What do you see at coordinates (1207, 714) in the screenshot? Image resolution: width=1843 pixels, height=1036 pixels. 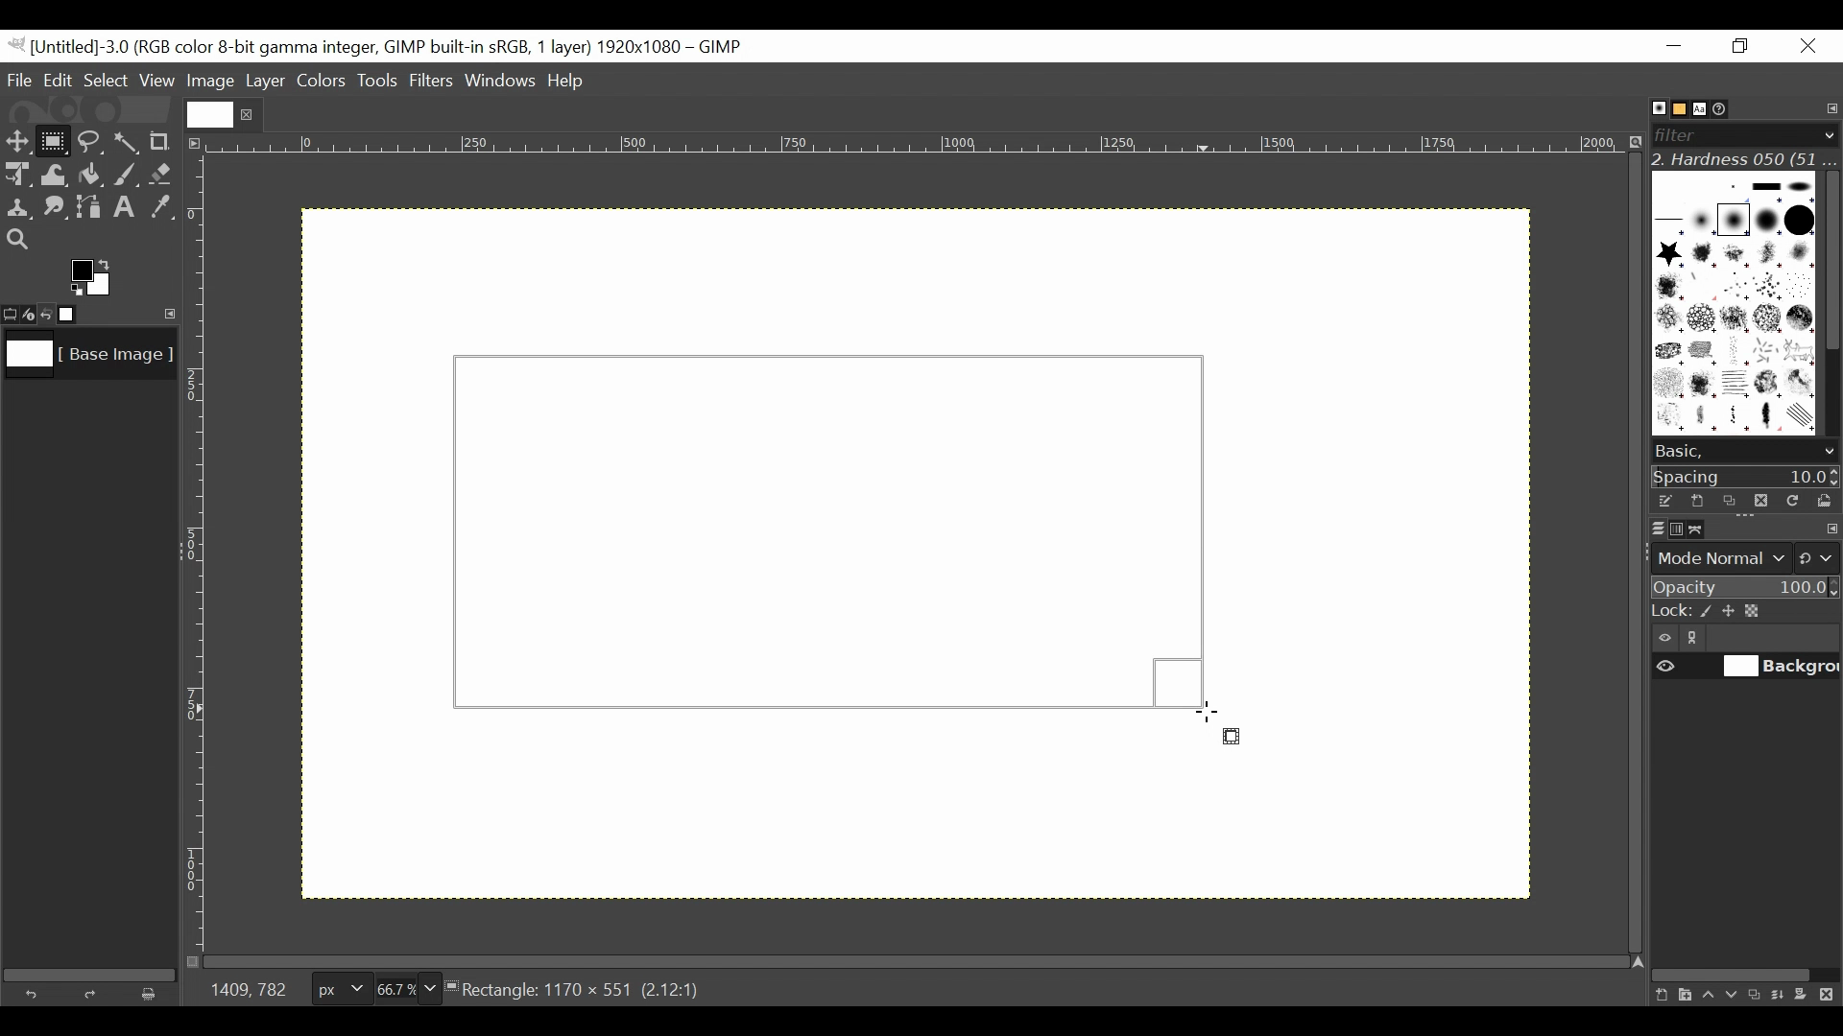 I see `Cursor` at bounding box center [1207, 714].